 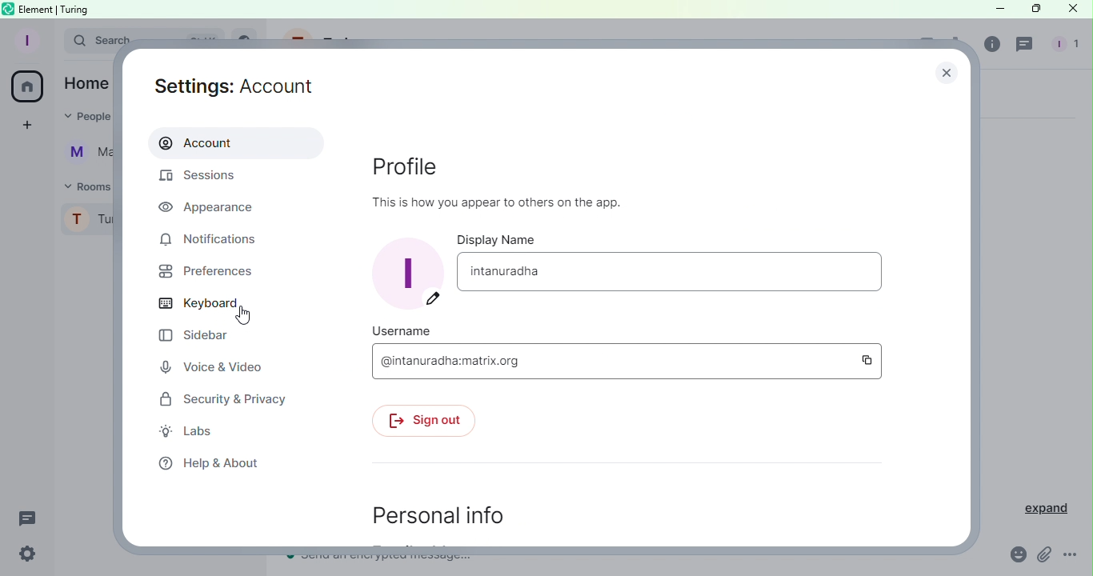 I want to click on Notifications, so click(x=226, y=238).